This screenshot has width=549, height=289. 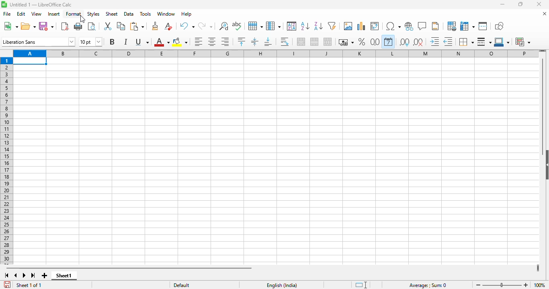 I want to click on add new sheet, so click(x=45, y=276).